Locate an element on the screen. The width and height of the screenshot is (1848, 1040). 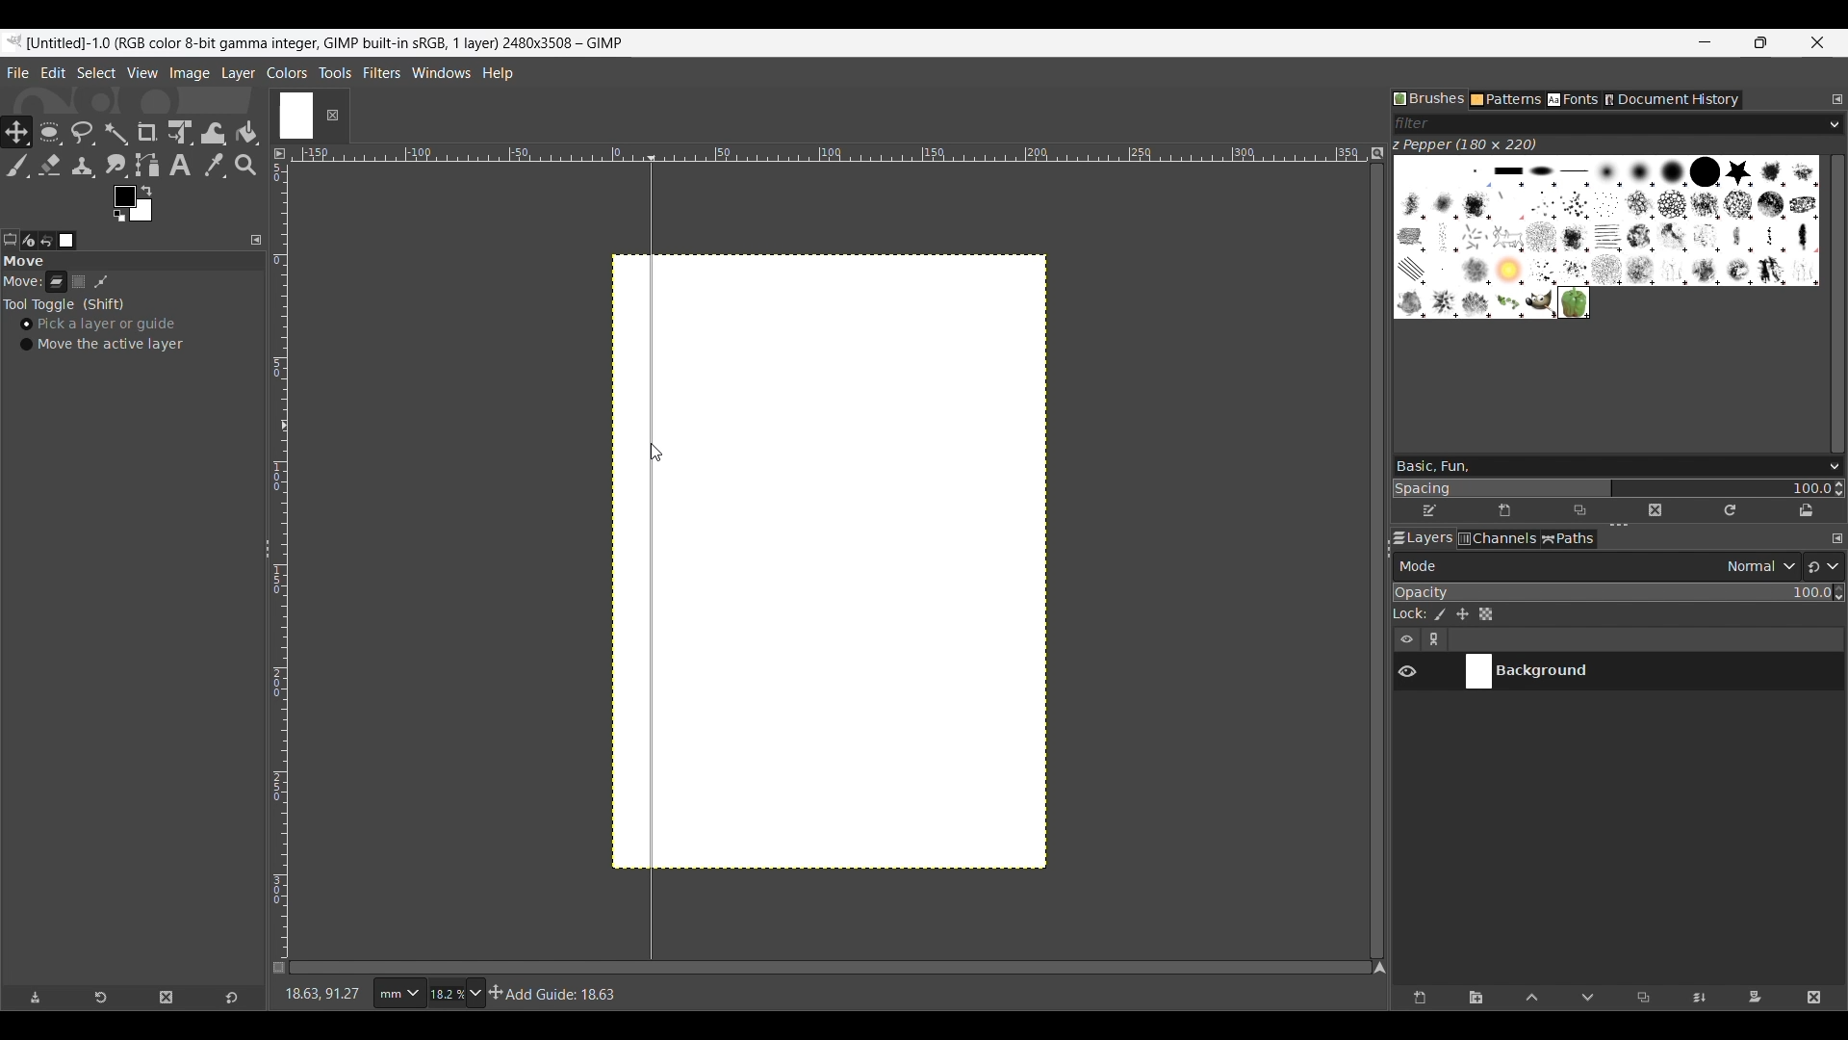
Undo history is located at coordinates (49, 241).